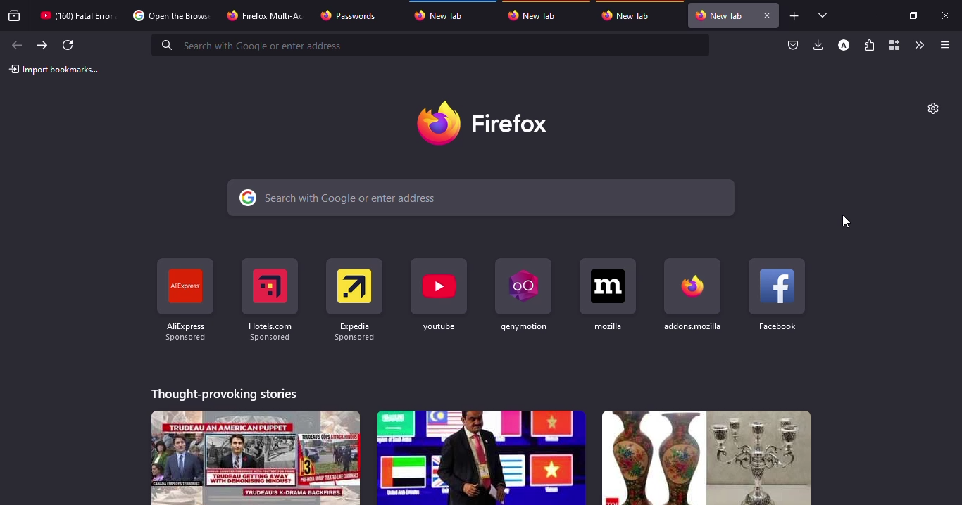  What do you see at coordinates (776, 294) in the screenshot?
I see `shortcuts` at bounding box center [776, 294].